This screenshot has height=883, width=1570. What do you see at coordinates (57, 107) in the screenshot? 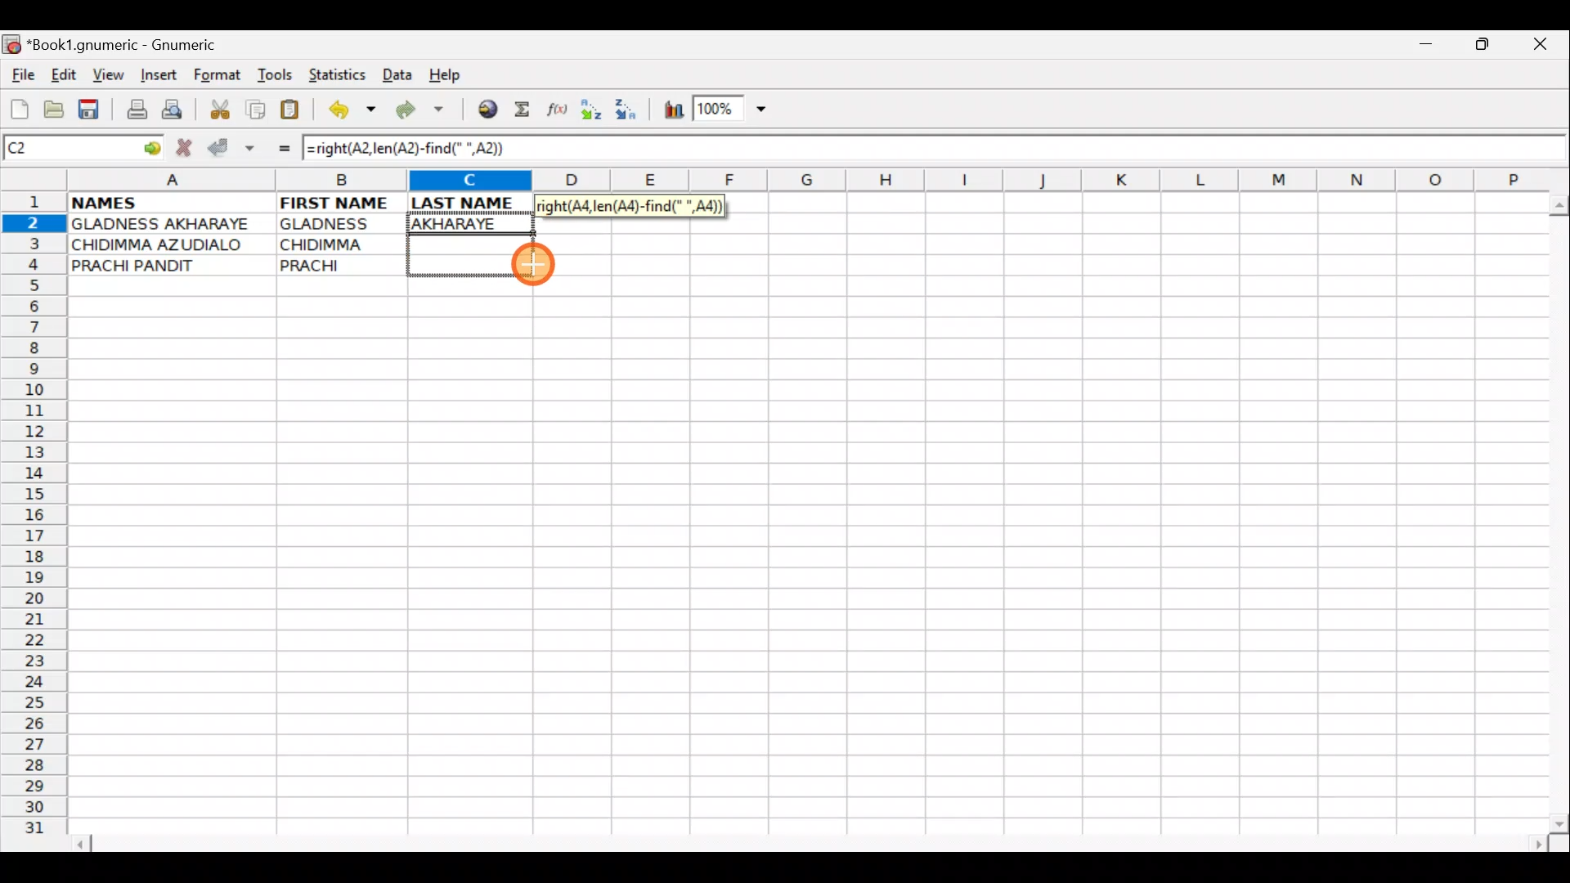
I see `Open a file` at bounding box center [57, 107].